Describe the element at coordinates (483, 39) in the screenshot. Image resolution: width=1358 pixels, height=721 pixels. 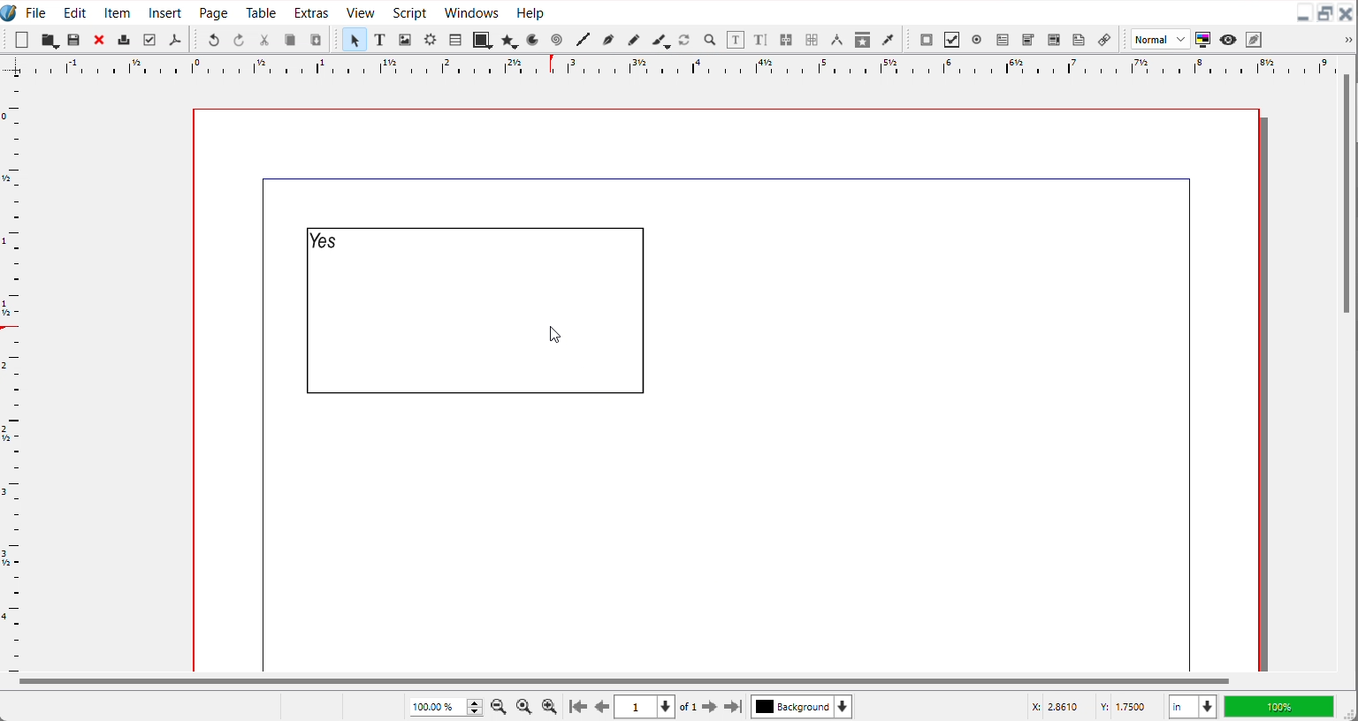
I see `Shape` at that location.